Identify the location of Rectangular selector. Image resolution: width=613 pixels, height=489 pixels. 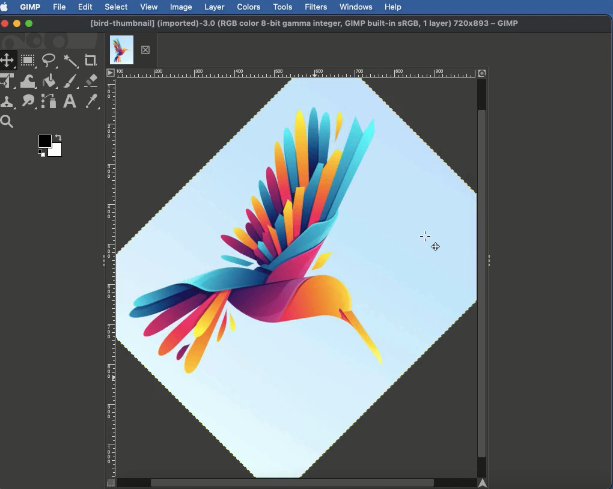
(28, 61).